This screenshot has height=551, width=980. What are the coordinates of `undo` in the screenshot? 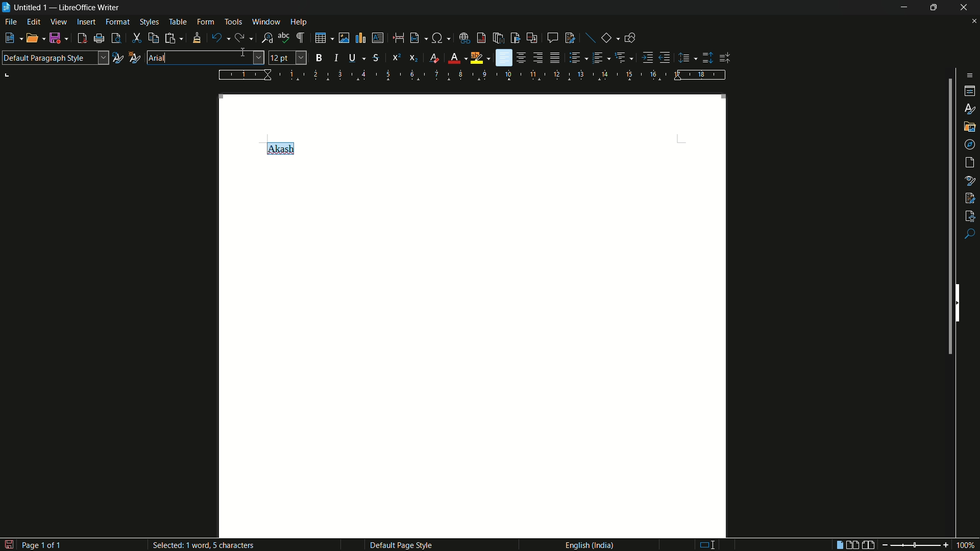 It's located at (217, 38).